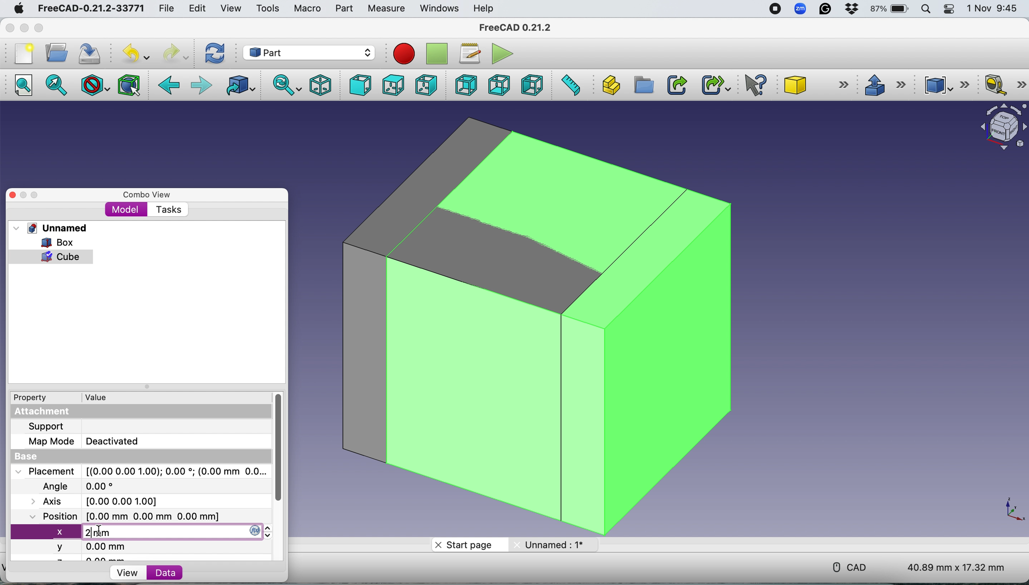 The width and height of the screenshot is (1029, 585). What do you see at coordinates (59, 228) in the screenshot?
I see `Unnamed` at bounding box center [59, 228].